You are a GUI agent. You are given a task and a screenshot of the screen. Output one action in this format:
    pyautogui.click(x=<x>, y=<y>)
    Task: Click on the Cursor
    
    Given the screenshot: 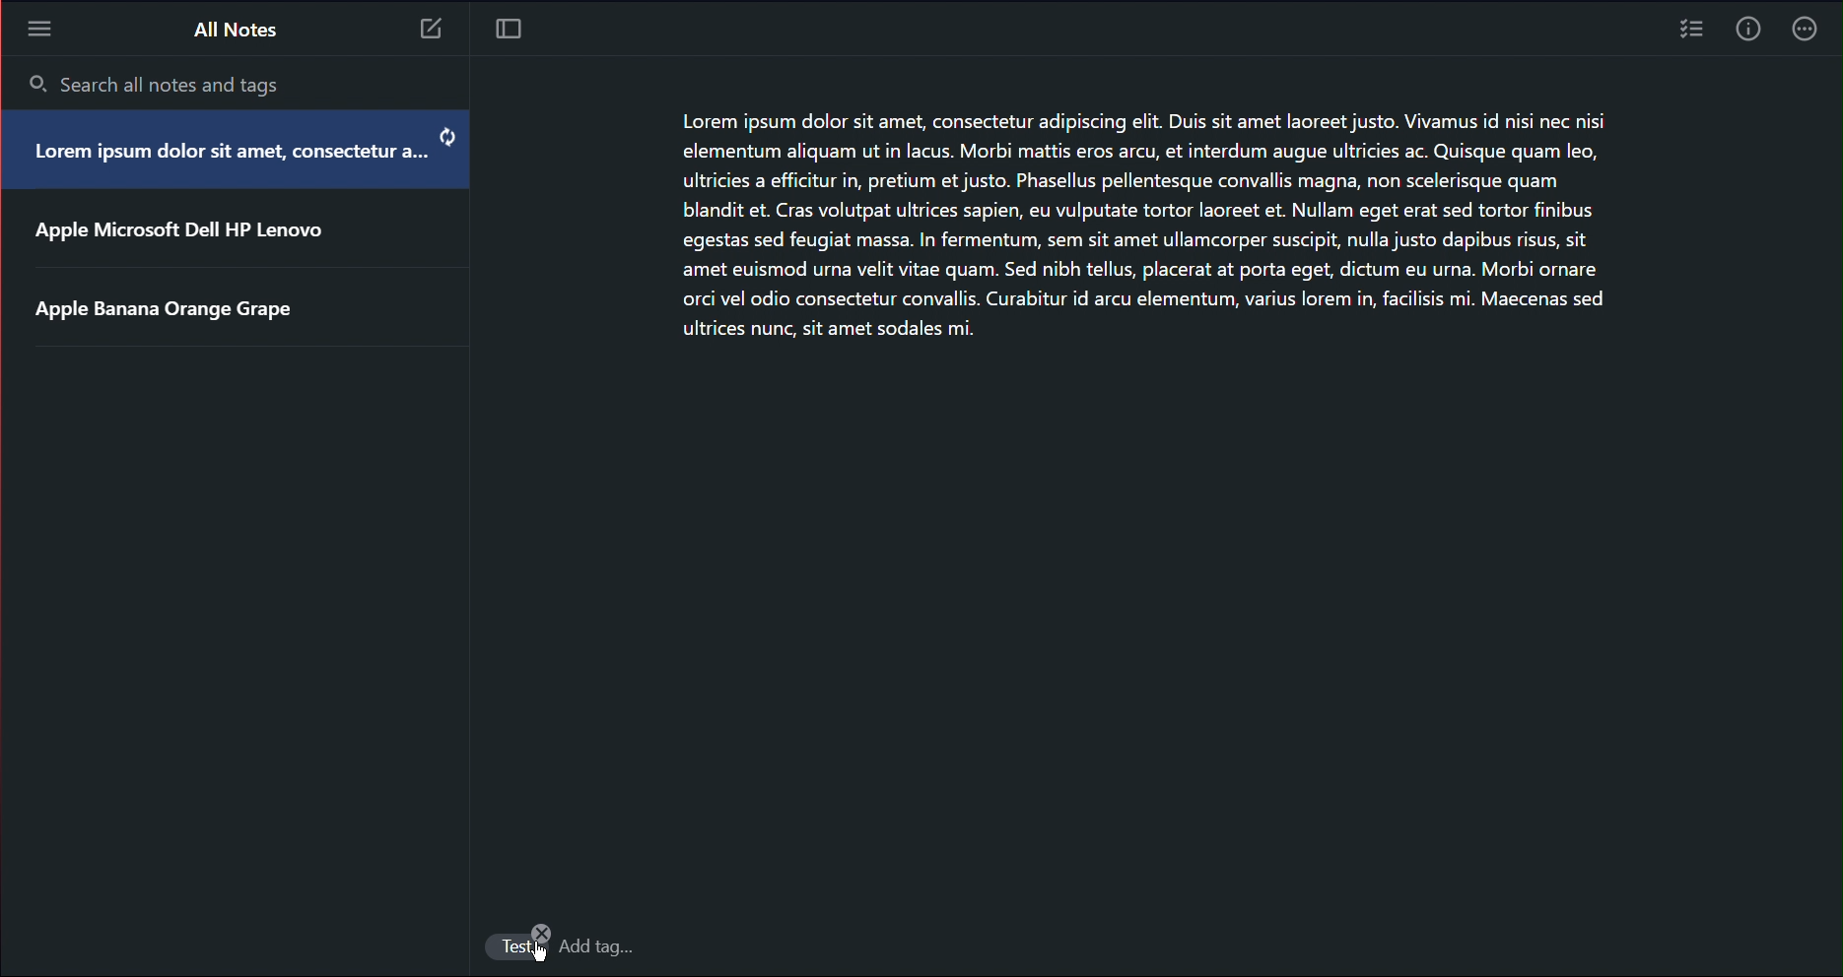 What is the action you would take?
    pyautogui.click(x=535, y=954)
    